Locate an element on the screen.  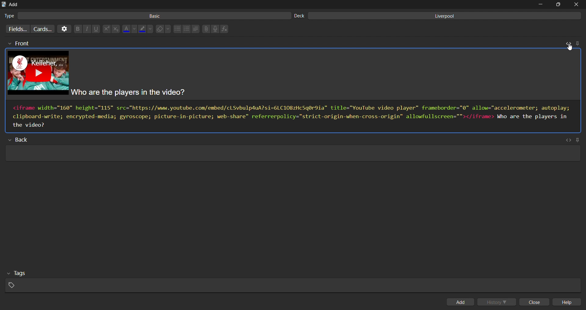
pin is located at coordinates (577, 43).